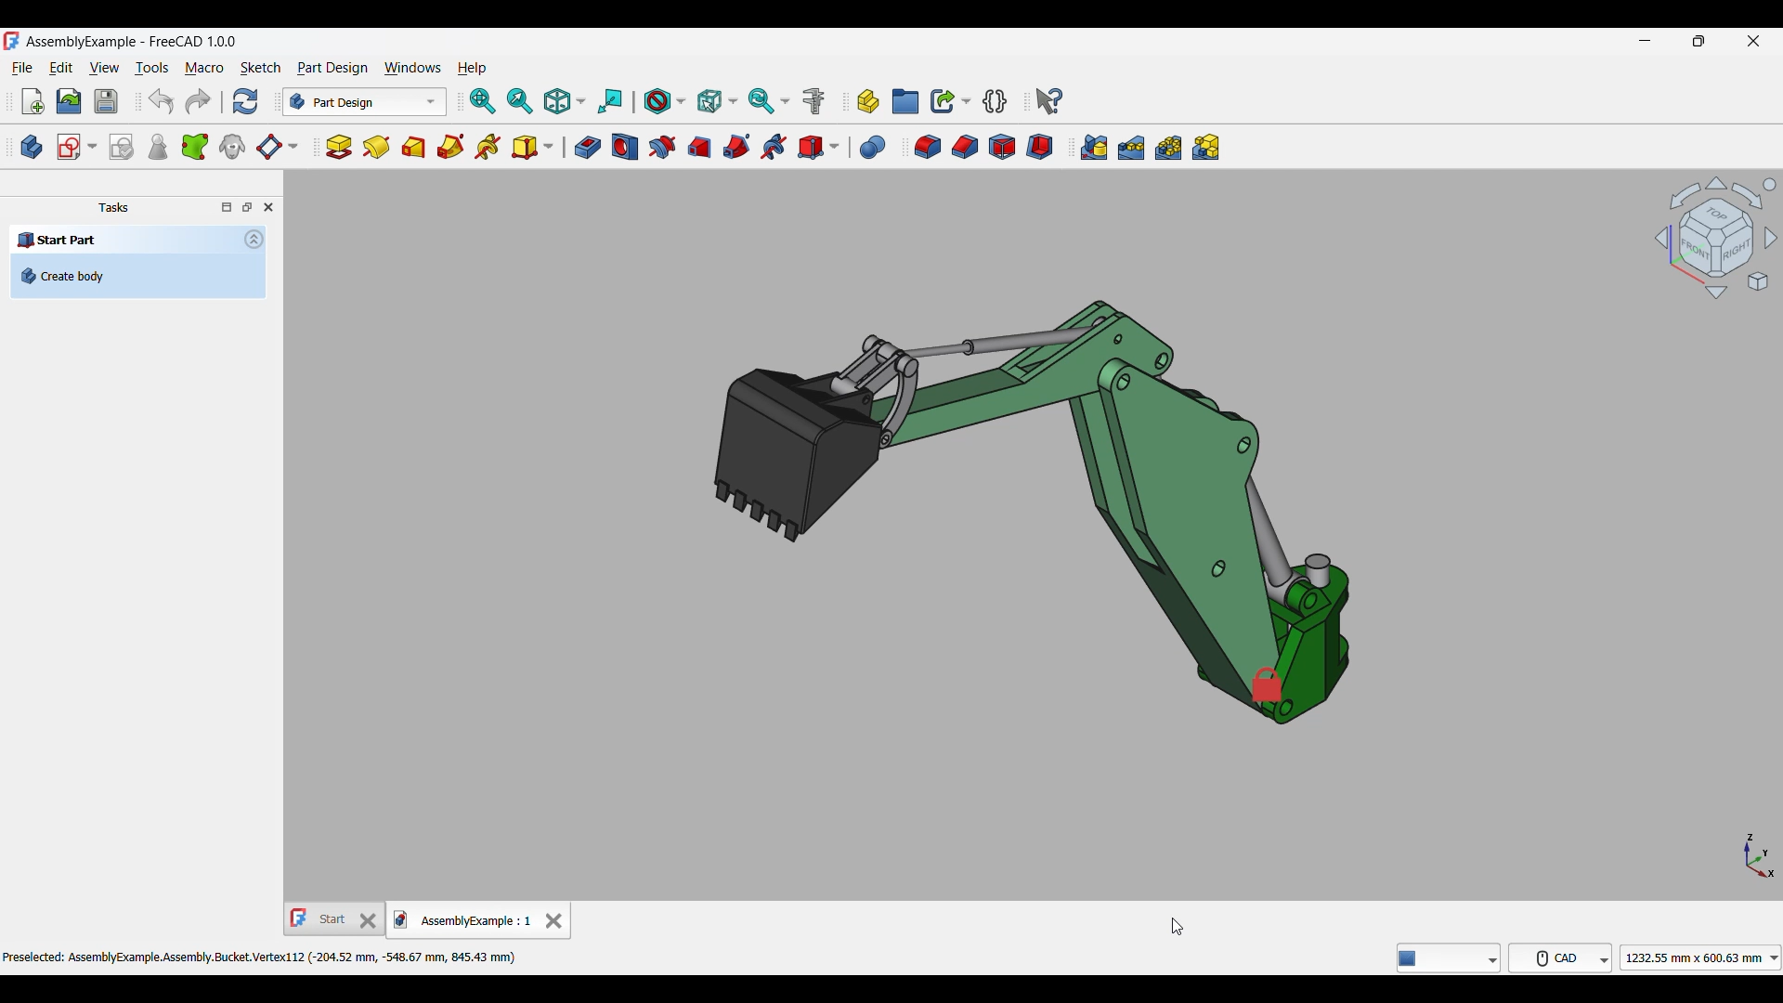  I want to click on Redo, so click(198, 101).